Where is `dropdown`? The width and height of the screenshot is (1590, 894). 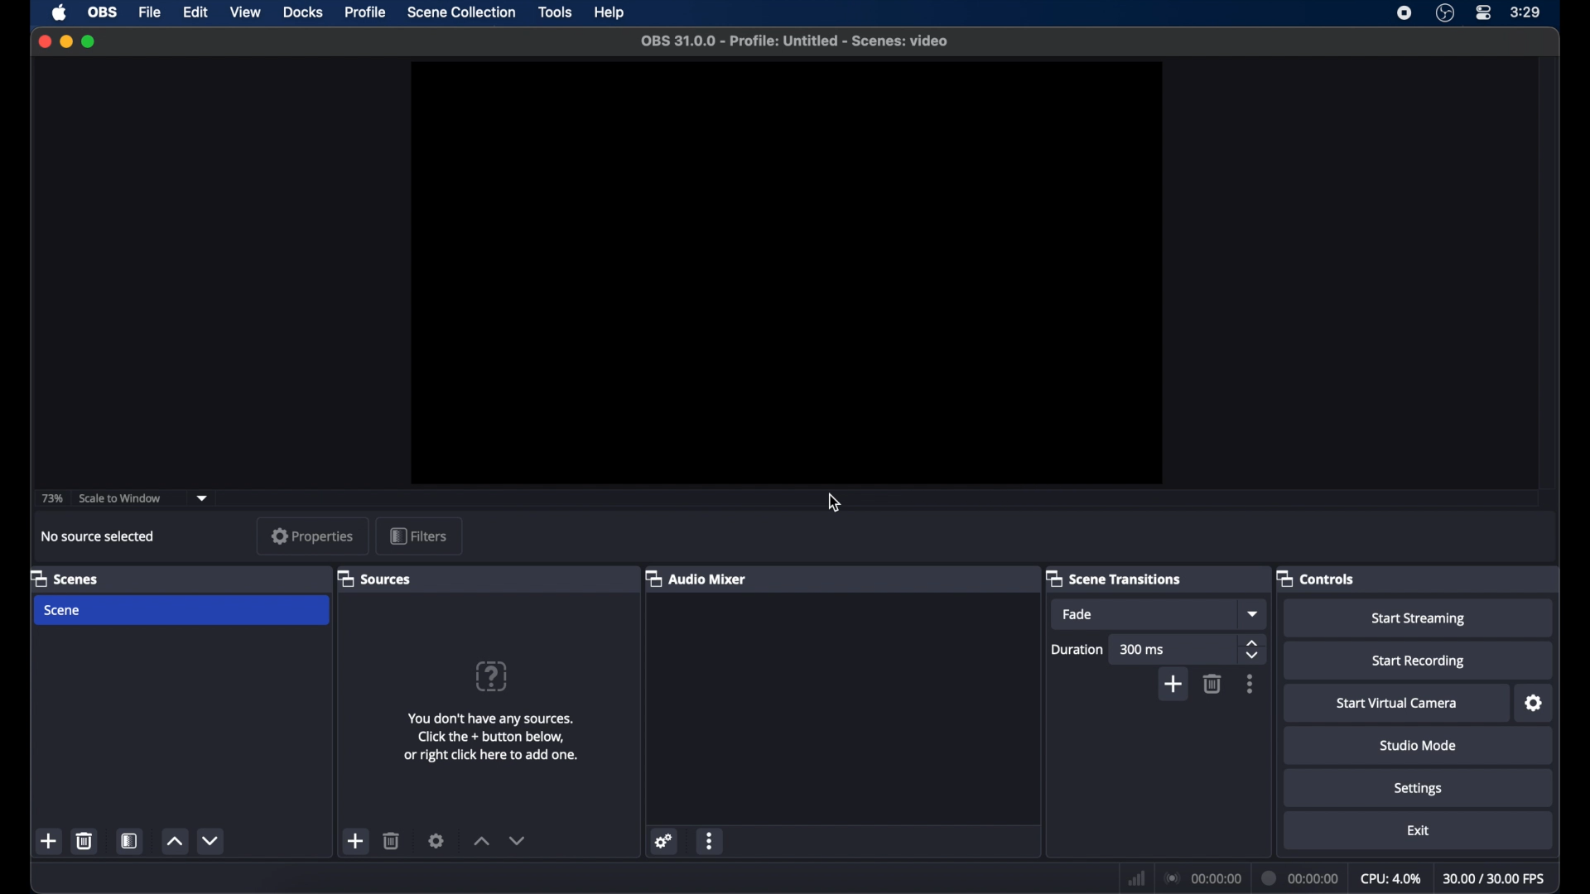 dropdown is located at coordinates (203, 497).